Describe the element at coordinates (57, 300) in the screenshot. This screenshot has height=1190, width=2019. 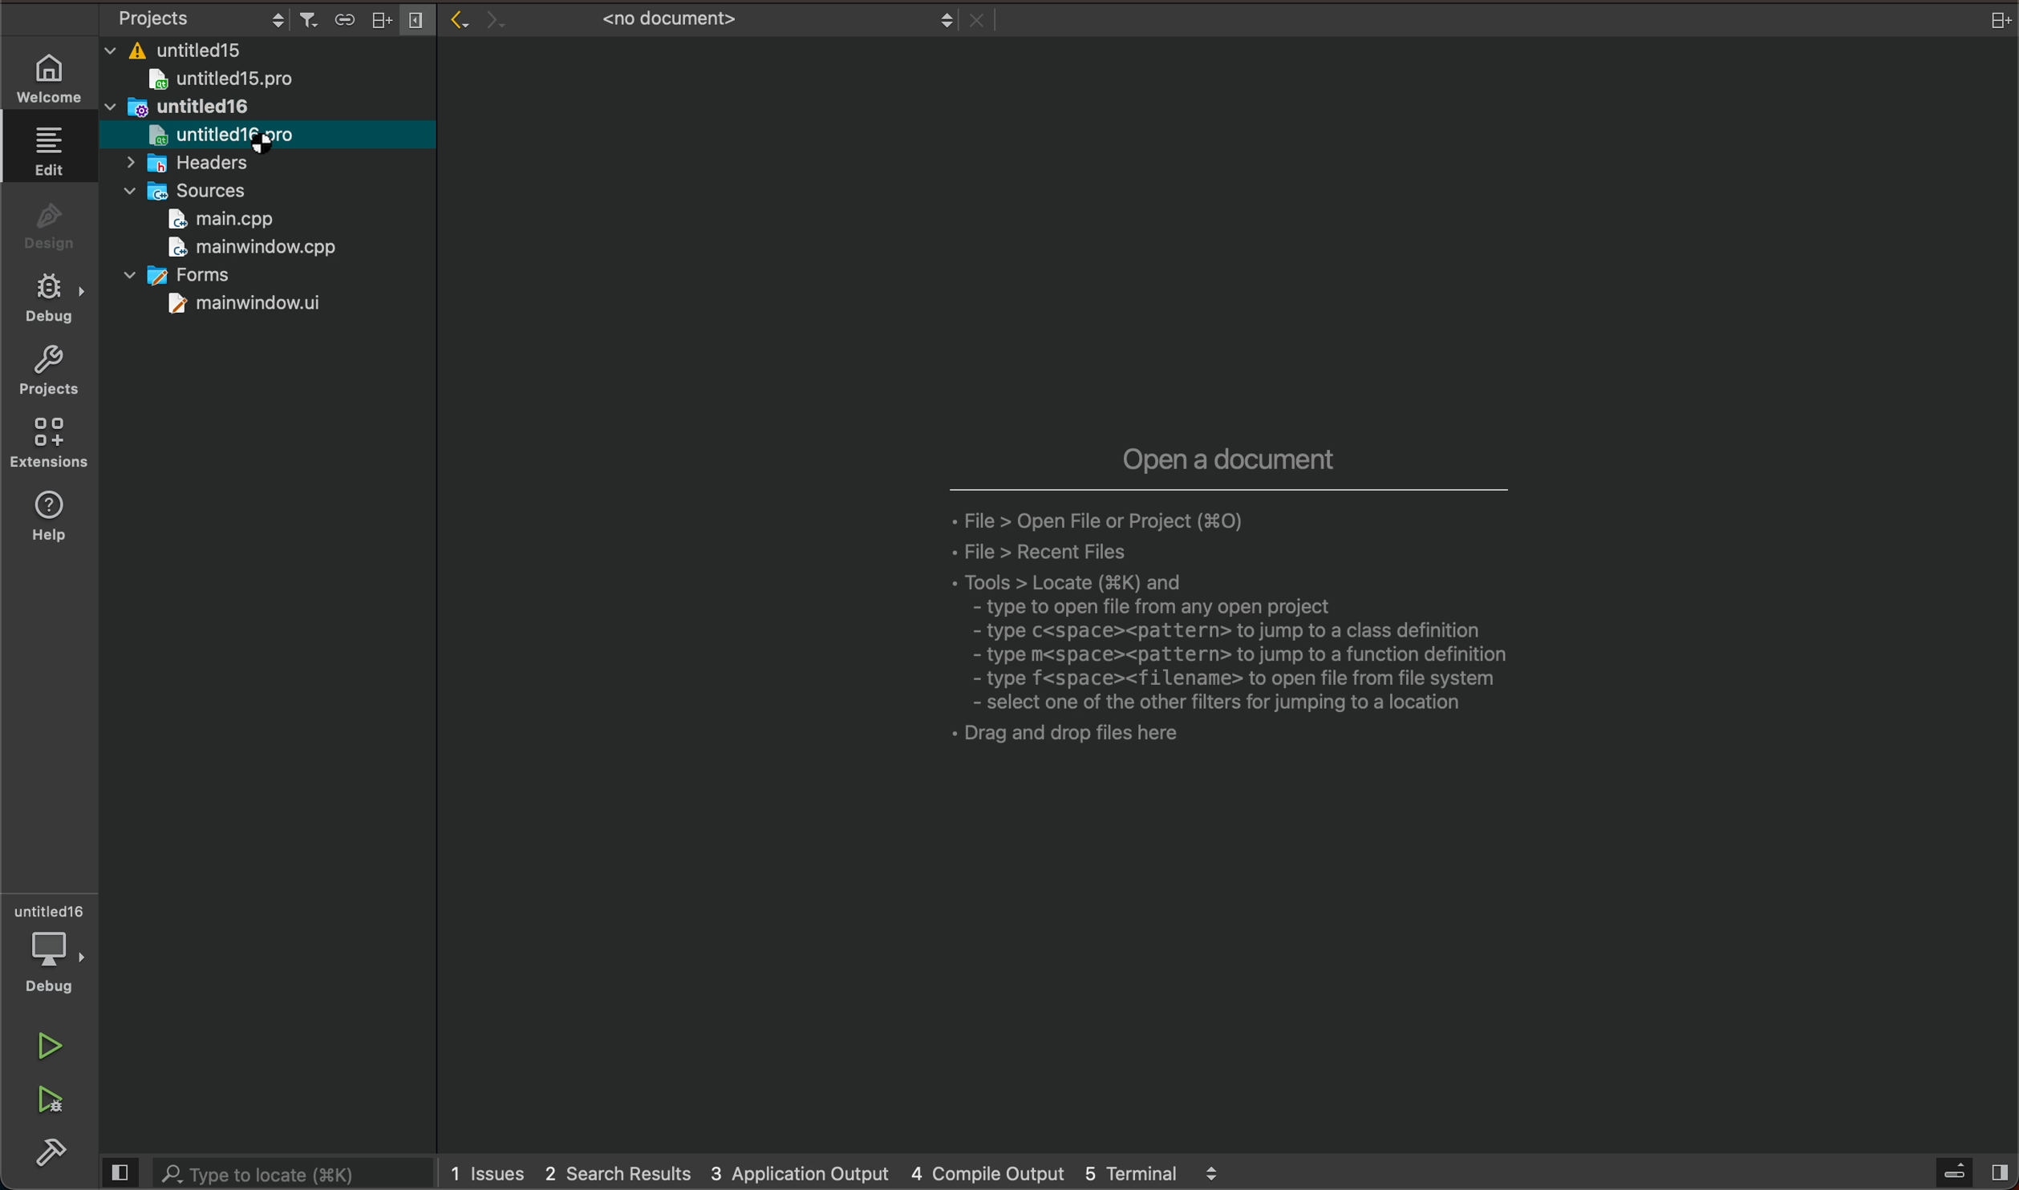
I see `debug` at that location.